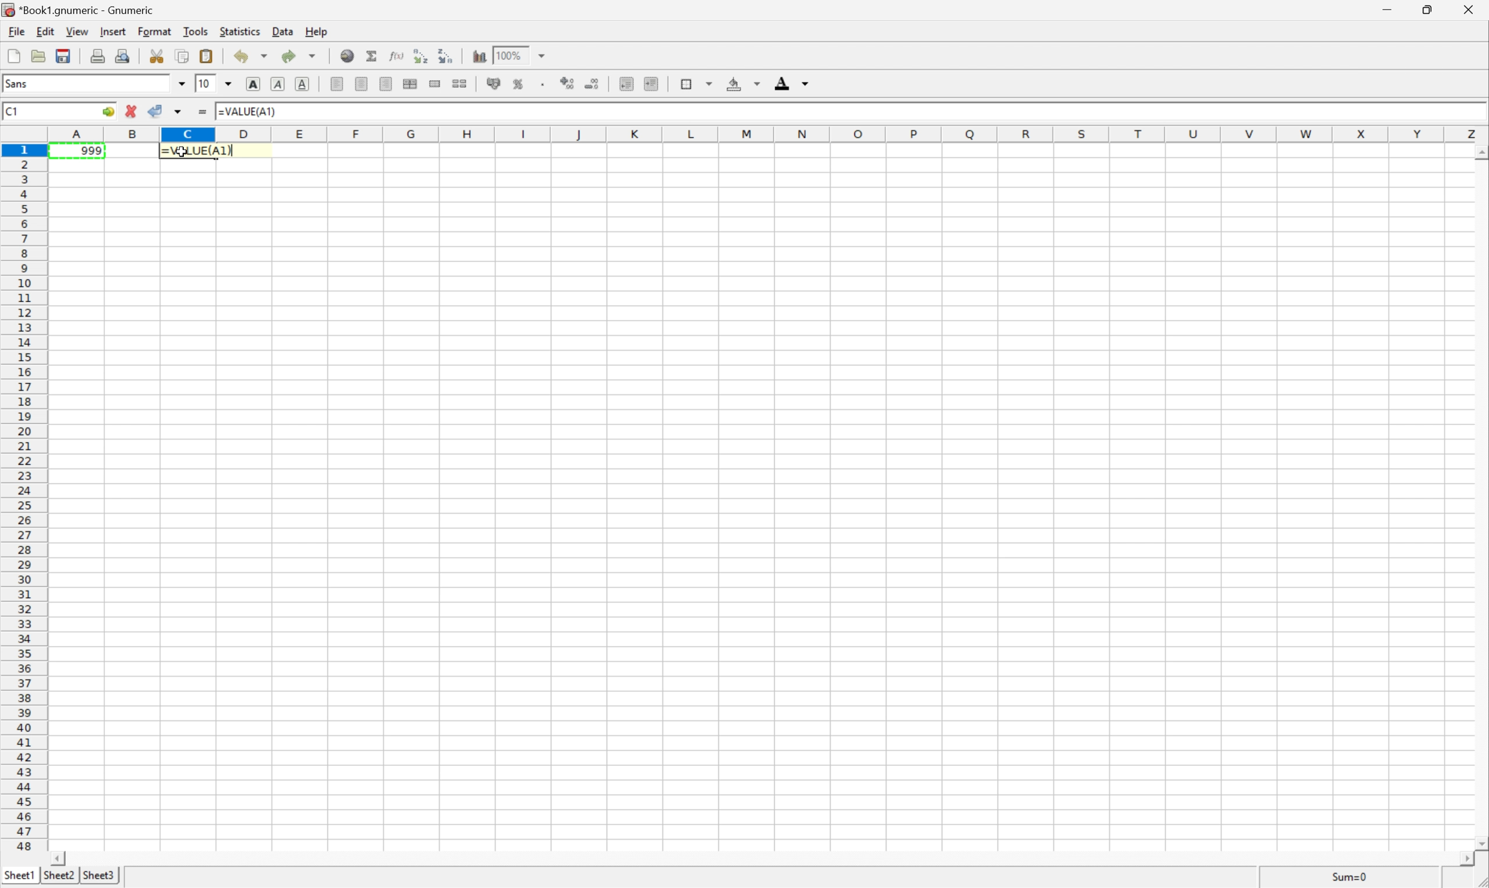  Describe the element at coordinates (361, 84) in the screenshot. I see `Center horizontally` at that location.